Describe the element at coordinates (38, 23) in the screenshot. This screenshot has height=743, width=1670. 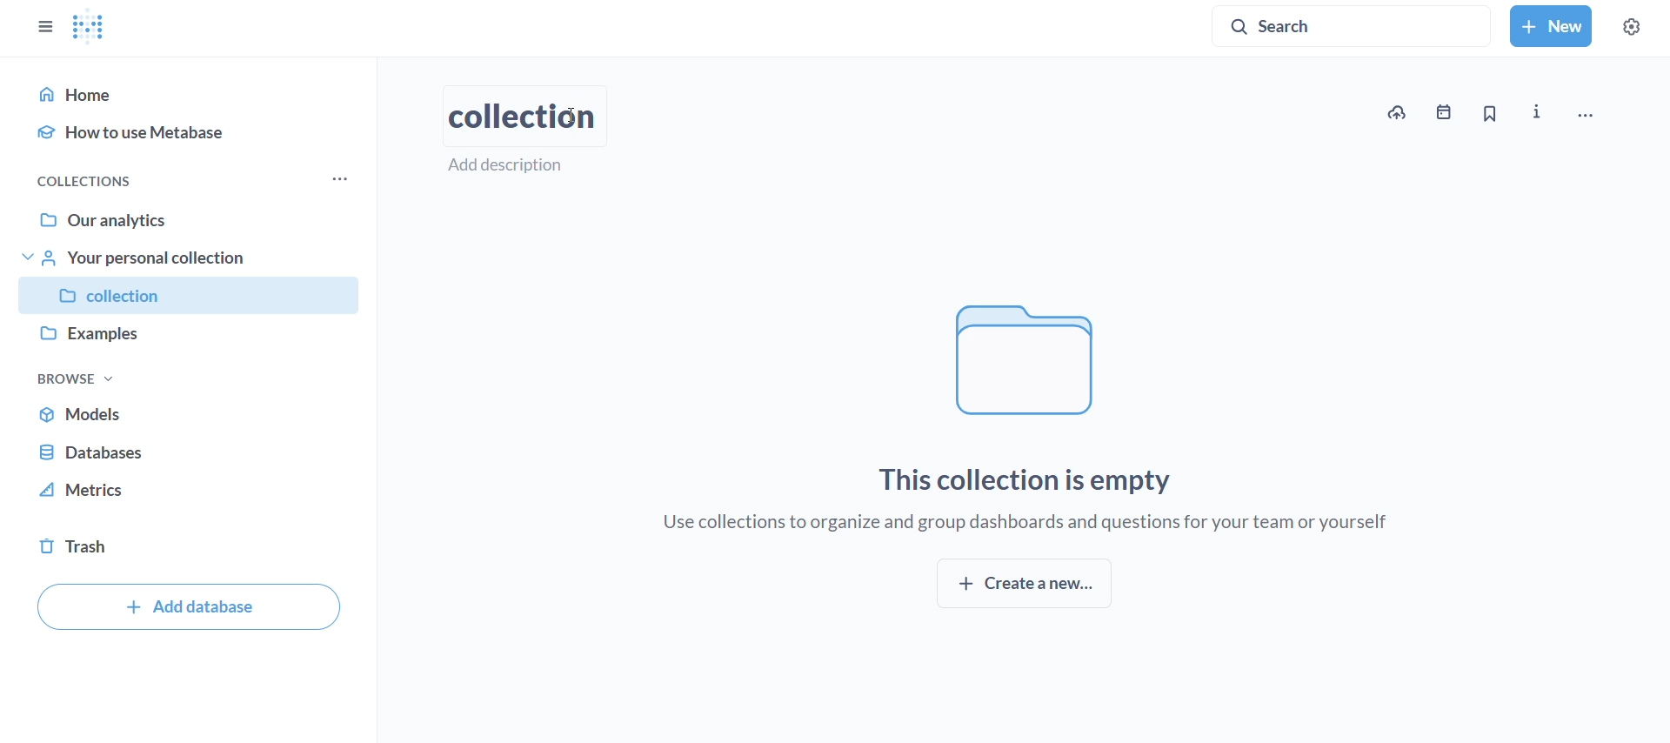
I see `close sidebar` at that location.